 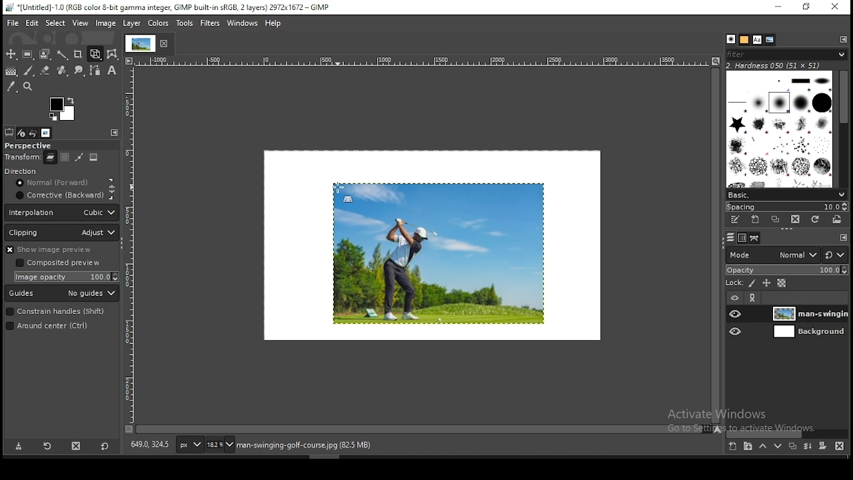 I want to click on delete layer, so click(x=840, y=445).